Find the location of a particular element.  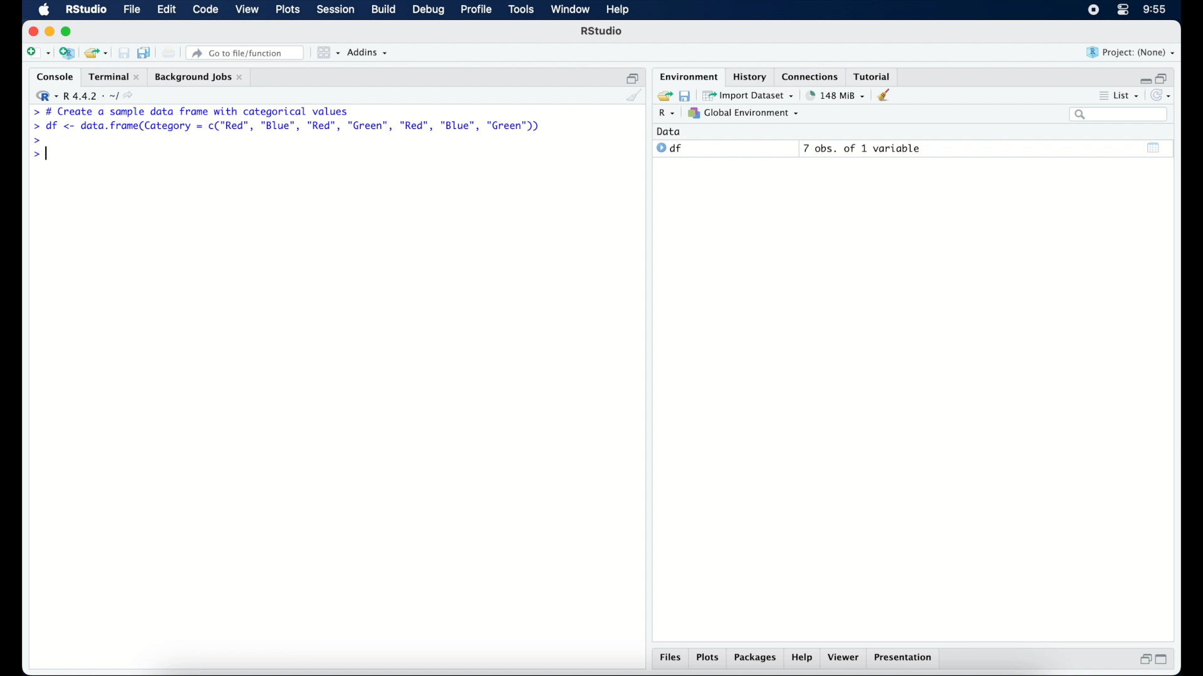

more options is located at coordinates (1101, 95).